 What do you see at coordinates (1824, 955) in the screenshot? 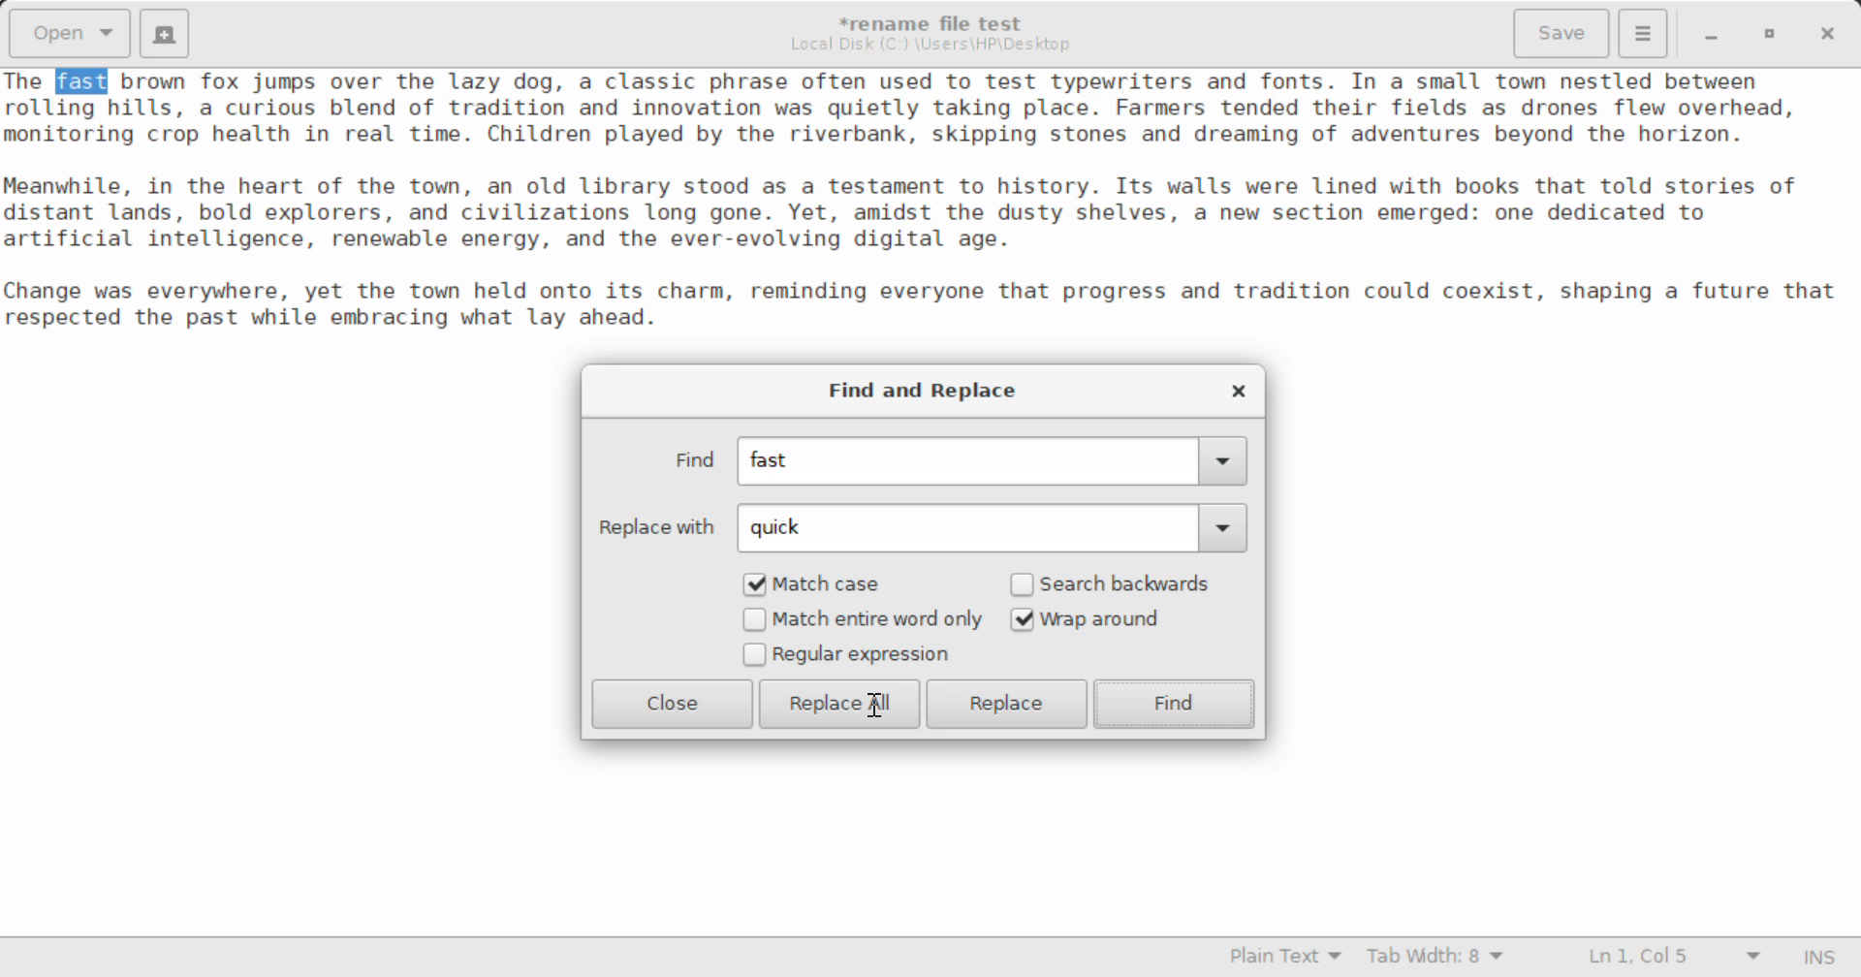
I see `Input Mode` at bounding box center [1824, 955].